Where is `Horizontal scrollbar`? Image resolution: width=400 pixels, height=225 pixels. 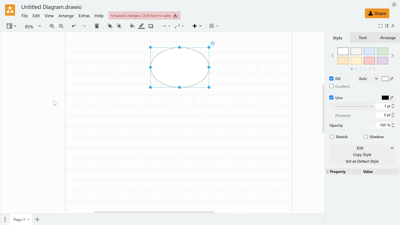 Horizontal scrollbar is located at coordinates (153, 212).